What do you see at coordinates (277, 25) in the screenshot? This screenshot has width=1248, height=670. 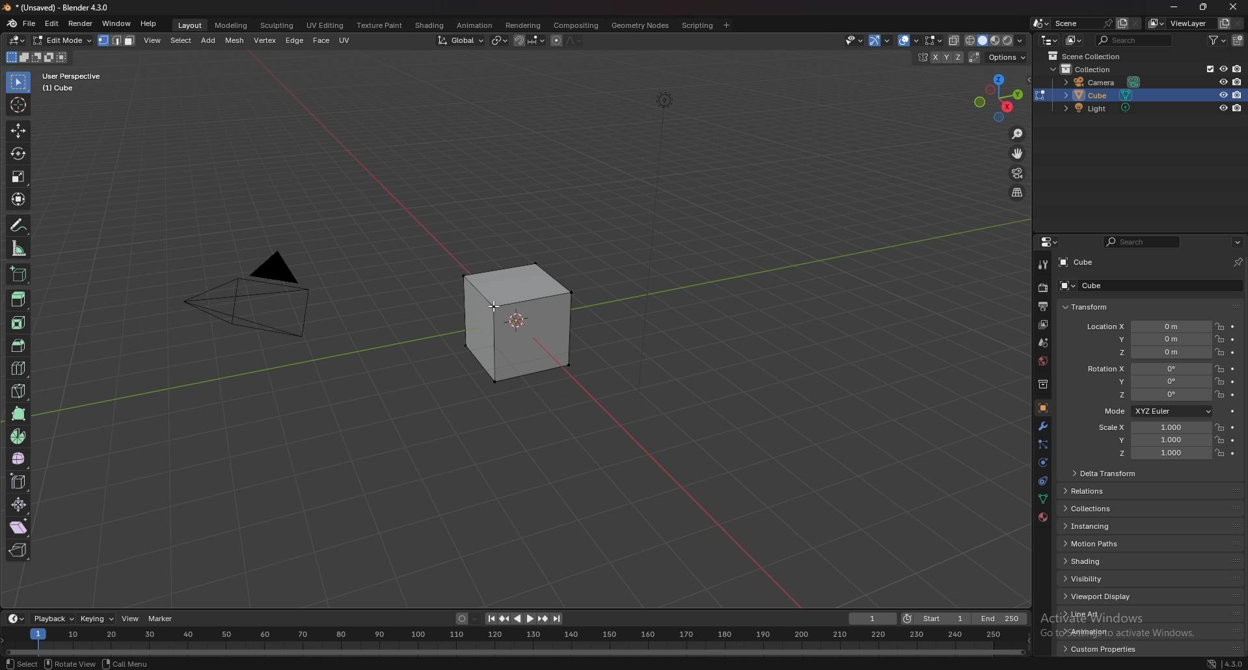 I see `sculpting` at bounding box center [277, 25].